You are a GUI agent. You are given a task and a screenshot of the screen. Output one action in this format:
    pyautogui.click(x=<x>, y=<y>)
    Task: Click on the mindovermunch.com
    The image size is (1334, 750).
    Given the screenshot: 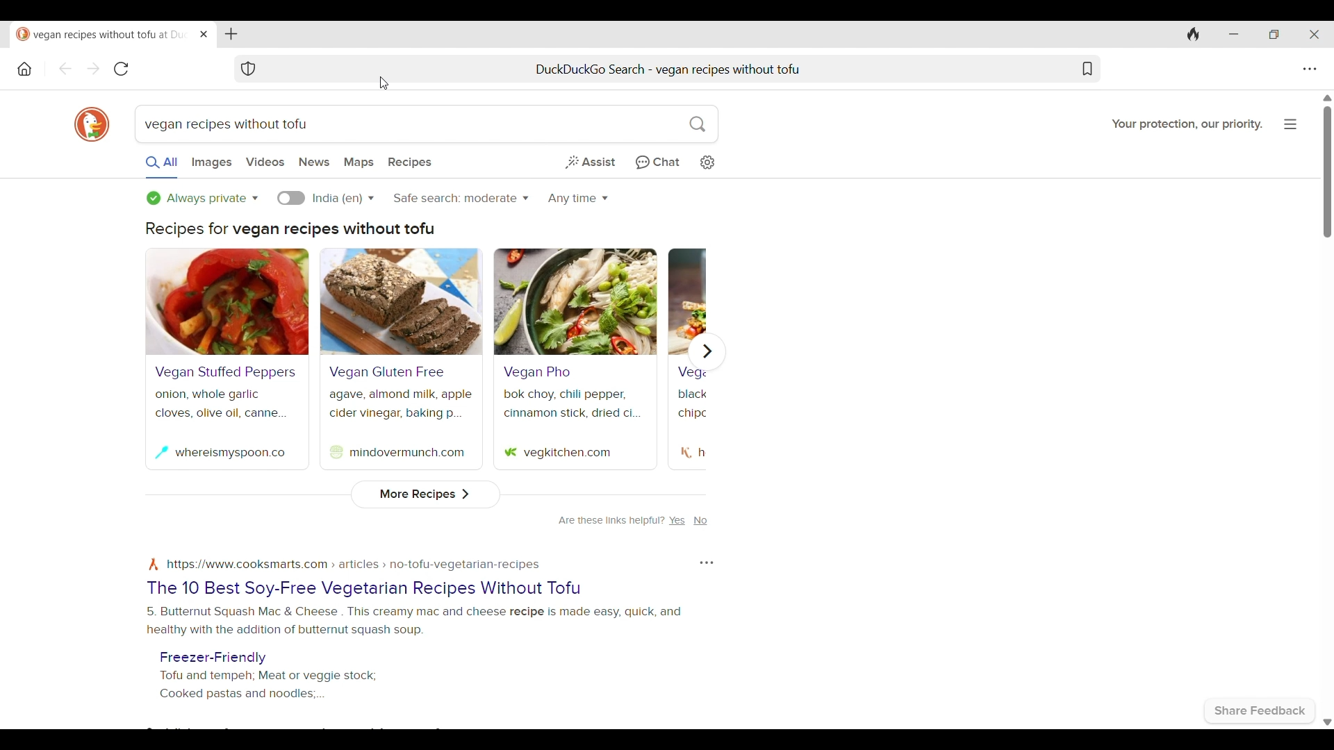 What is the action you would take?
    pyautogui.click(x=407, y=453)
    